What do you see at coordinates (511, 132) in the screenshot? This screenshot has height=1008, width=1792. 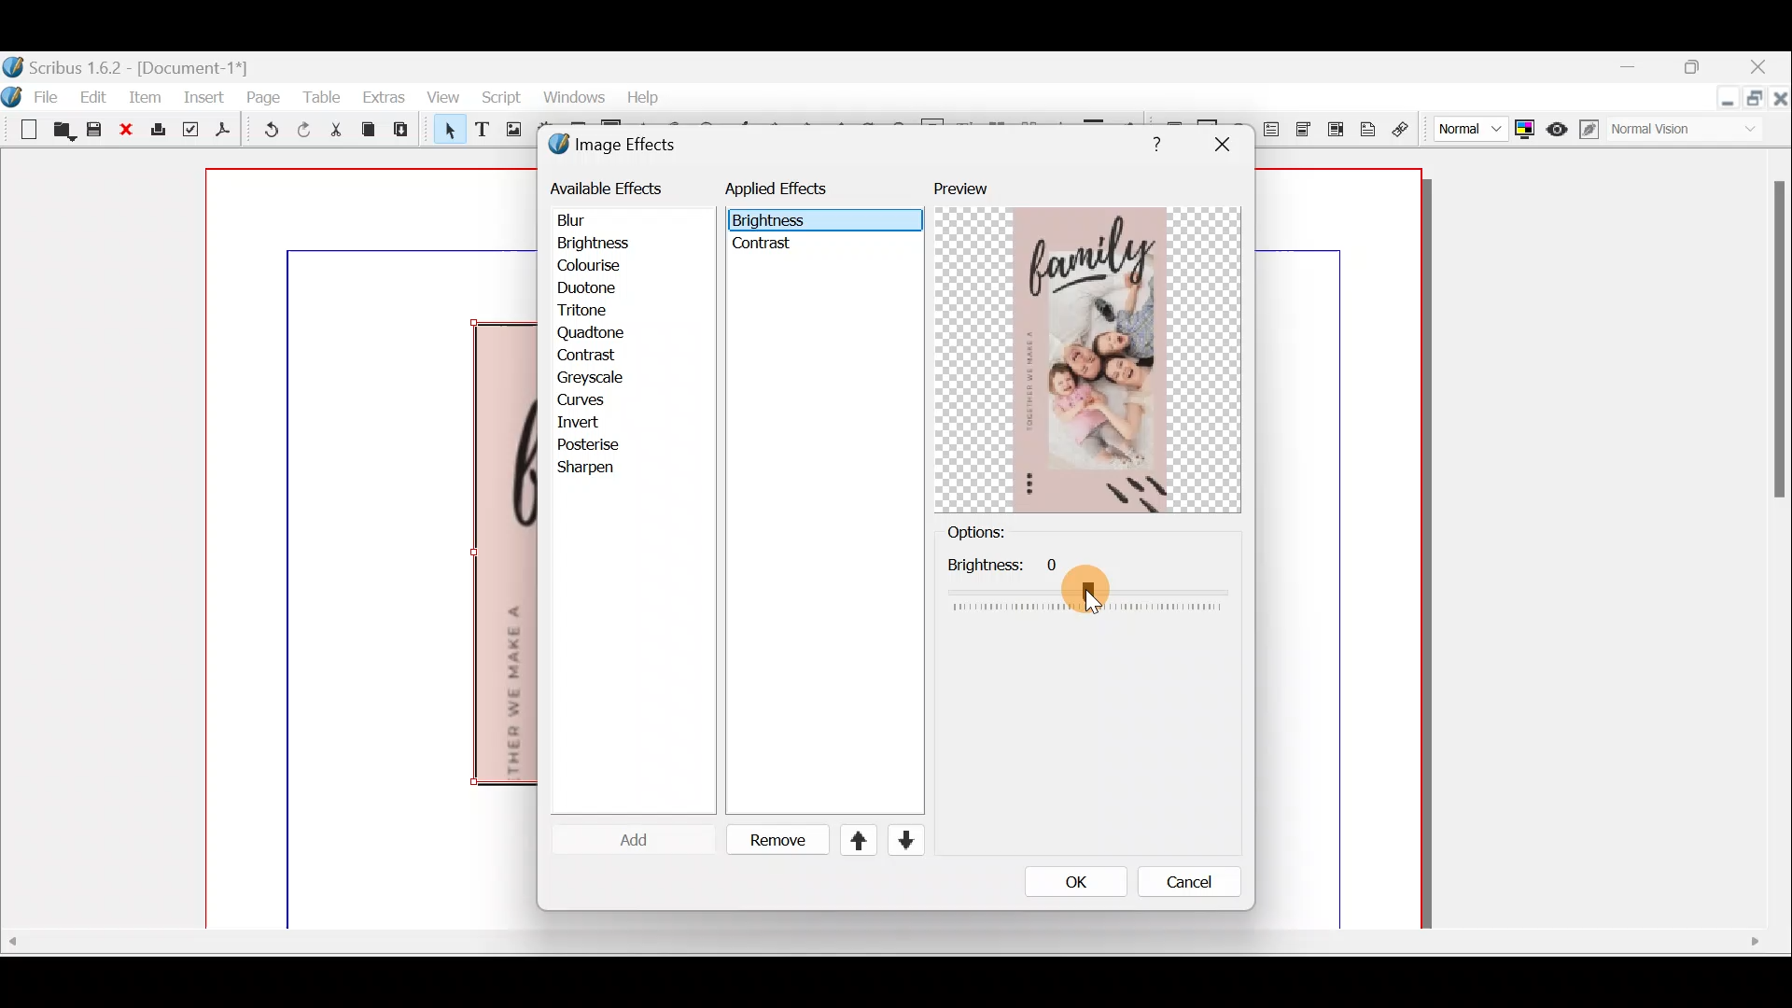 I see `Image frame` at bounding box center [511, 132].